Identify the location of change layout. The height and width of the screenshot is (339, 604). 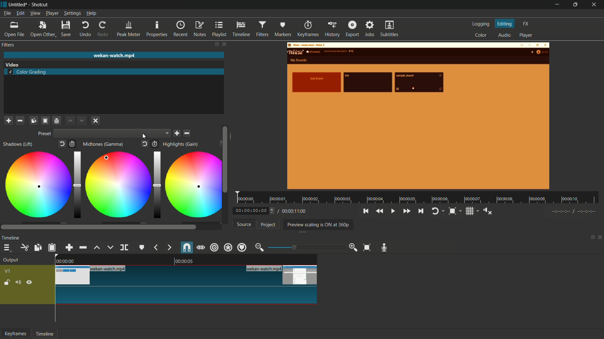
(590, 239).